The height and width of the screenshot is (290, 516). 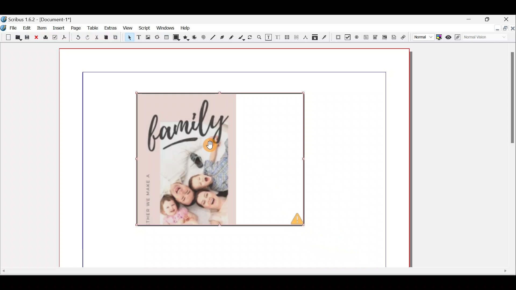 What do you see at coordinates (257, 275) in the screenshot?
I see `Scroll  bar` at bounding box center [257, 275].